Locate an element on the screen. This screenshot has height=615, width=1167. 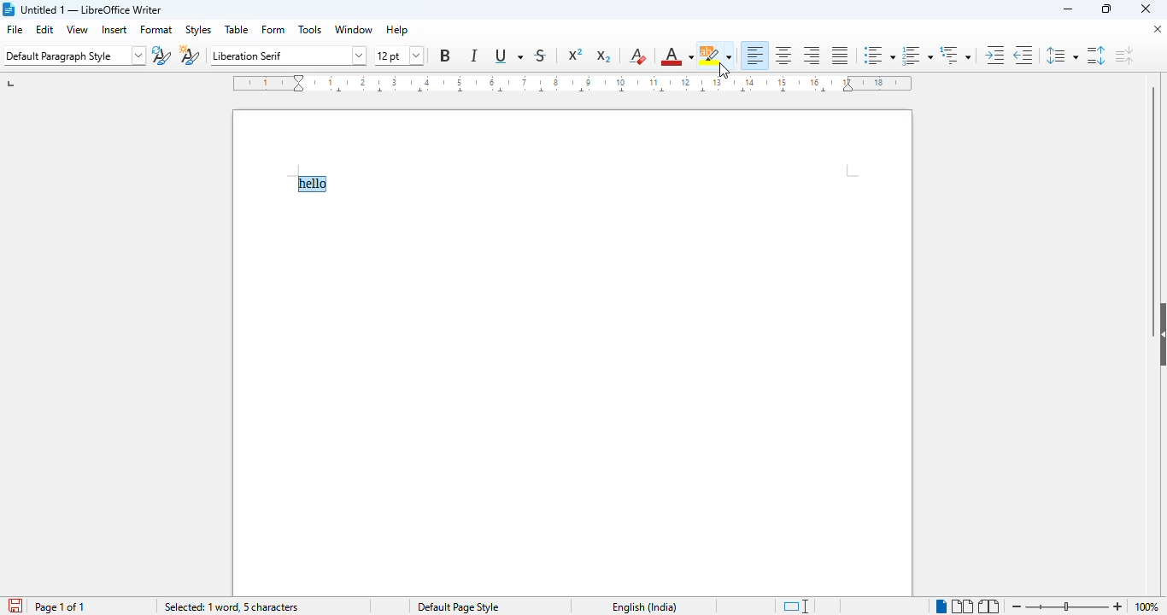
dropdown is located at coordinates (416, 56).